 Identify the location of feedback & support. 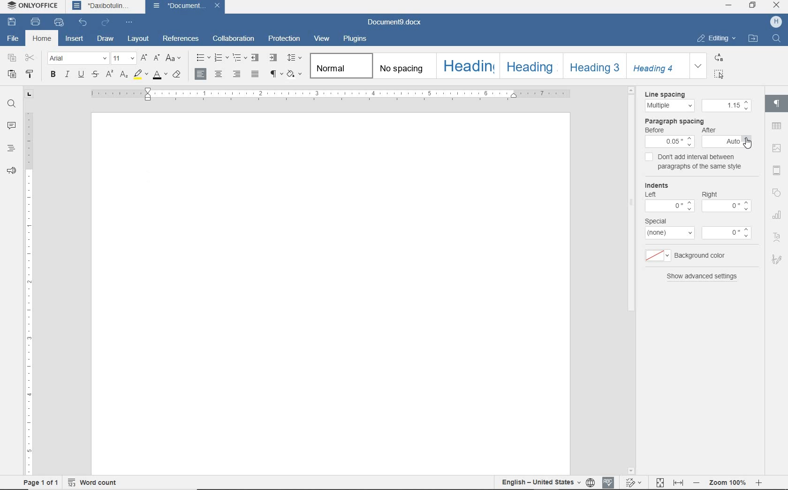
(11, 172).